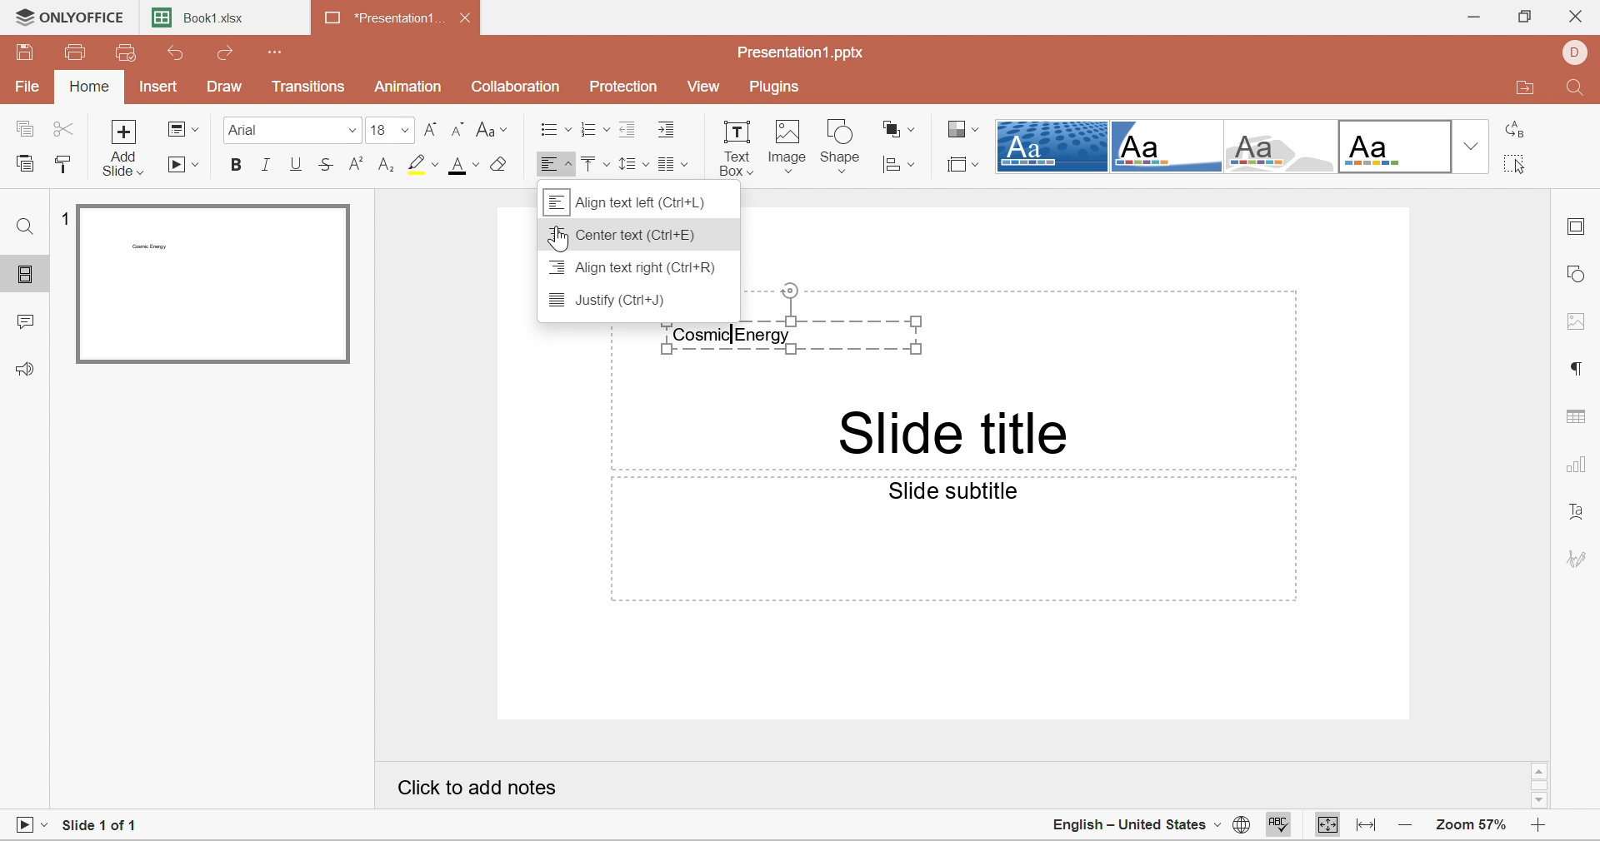 The height and width of the screenshot is (841, 1600). What do you see at coordinates (1578, 368) in the screenshot?
I see `Paragraph settings` at bounding box center [1578, 368].